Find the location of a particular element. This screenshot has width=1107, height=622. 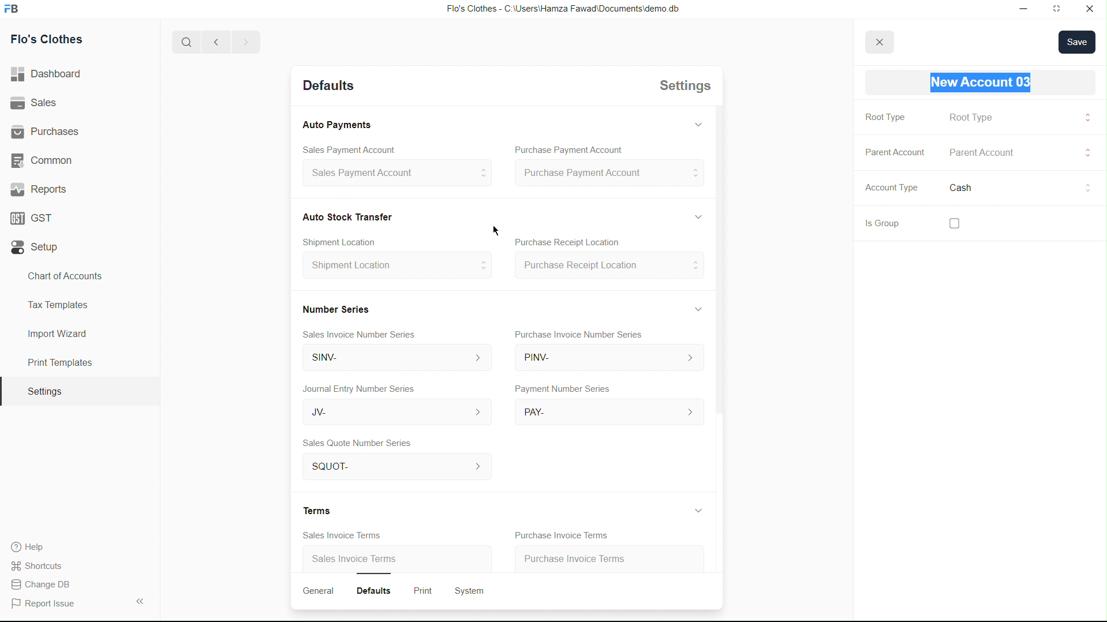

Purchase Payment Account is located at coordinates (564, 150).